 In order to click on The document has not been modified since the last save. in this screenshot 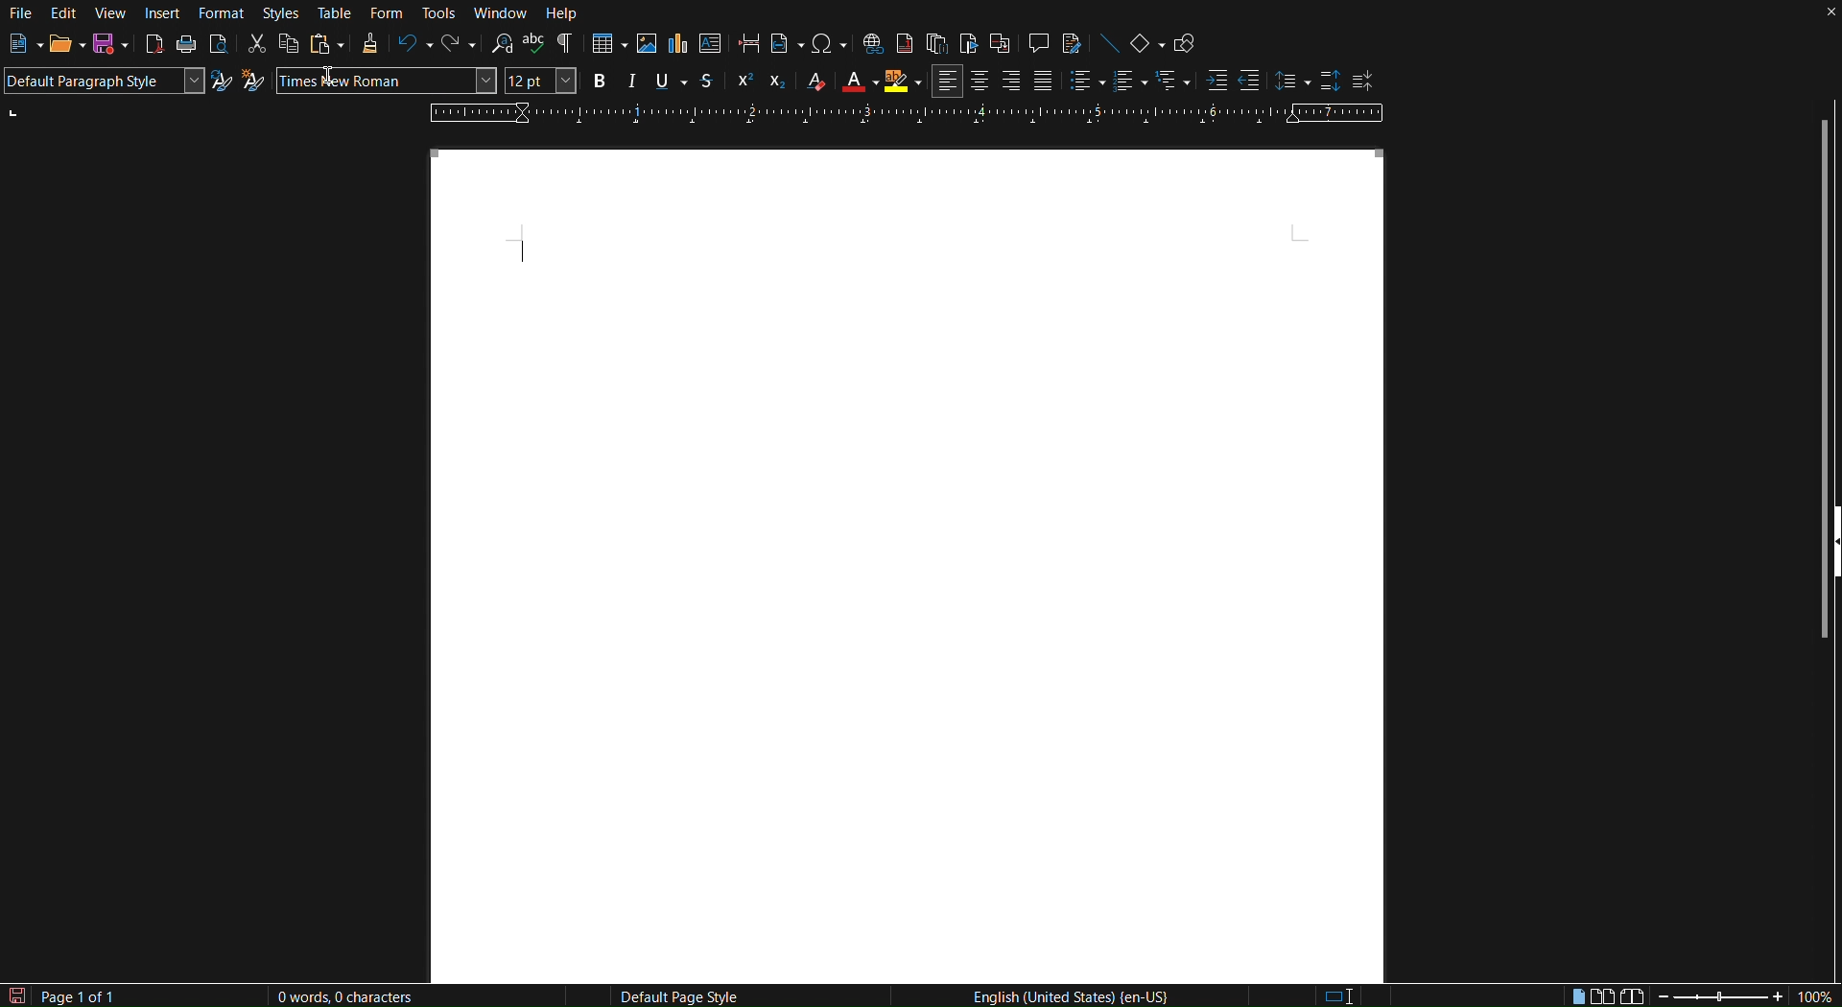, I will do `click(13, 995)`.